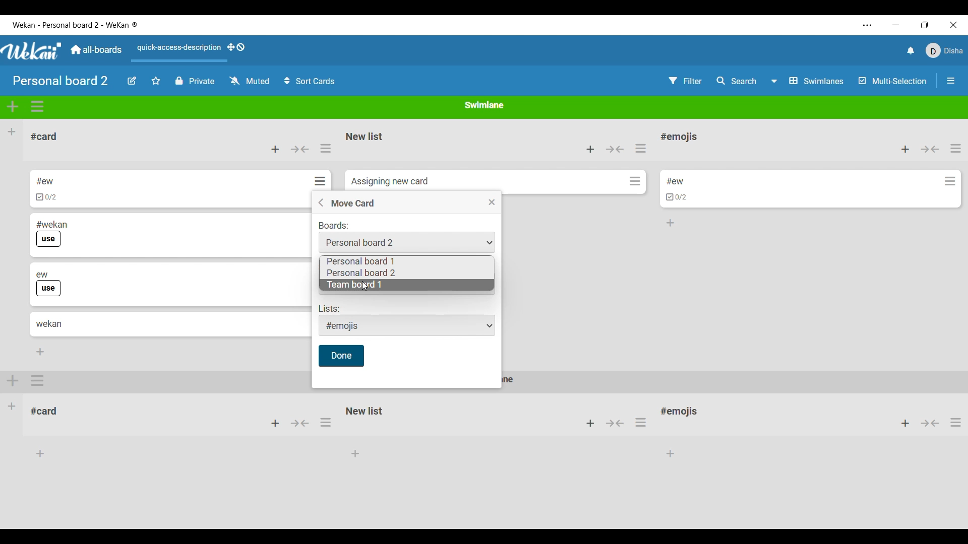 The image size is (968, 544). What do you see at coordinates (156, 81) in the screenshot?
I see `Star board` at bounding box center [156, 81].